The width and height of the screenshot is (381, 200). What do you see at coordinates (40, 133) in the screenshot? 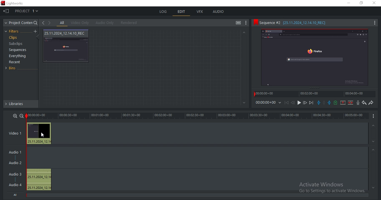
I see `audio` at bounding box center [40, 133].